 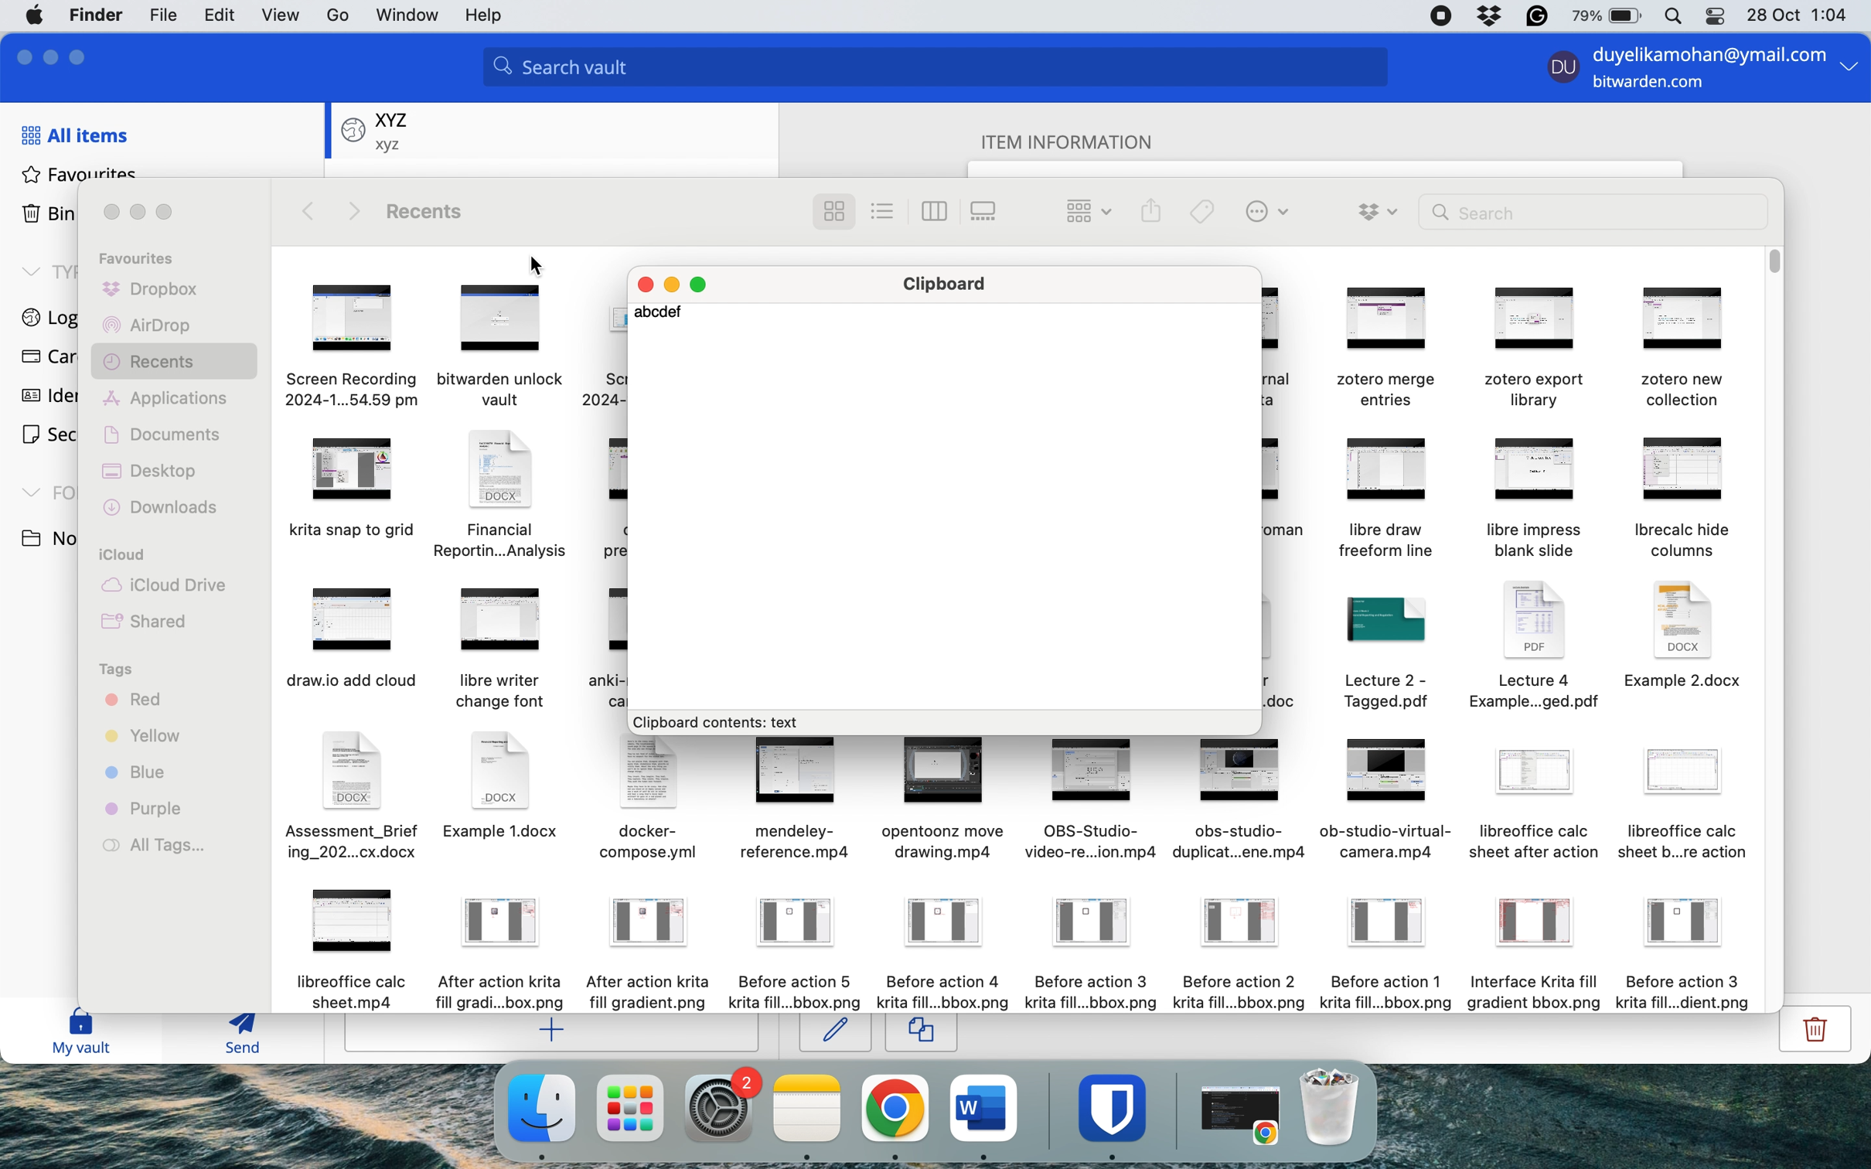 What do you see at coordinates (1203, 211) in the screenshot?
I see `edit tags` at bounding box center [1203, 211].